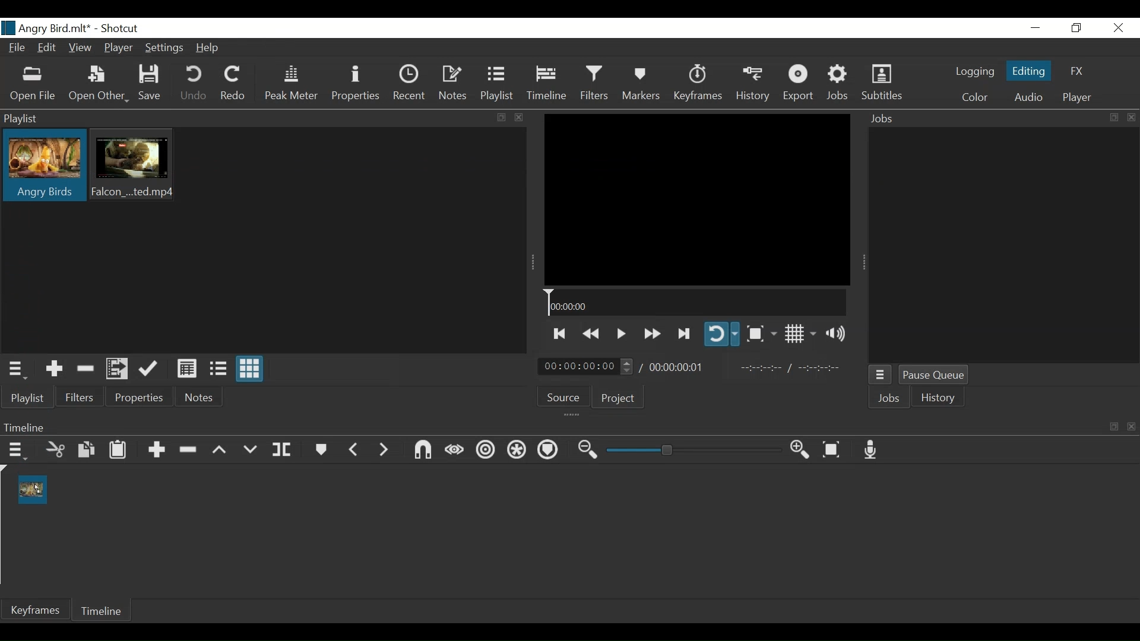  What do you see at coordinates (118, 369) in the screenshot?
I see `Add files to the playlist` at bounding box center [118, 369].